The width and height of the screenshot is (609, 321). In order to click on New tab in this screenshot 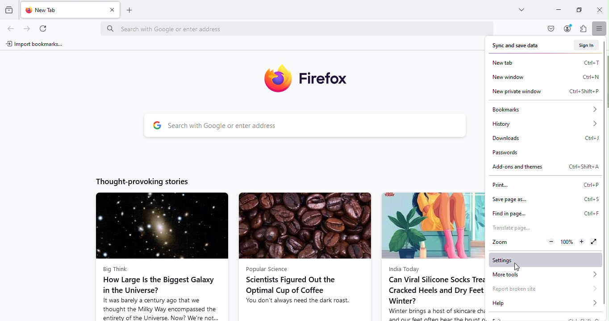, I will do `click(545, 62)`.